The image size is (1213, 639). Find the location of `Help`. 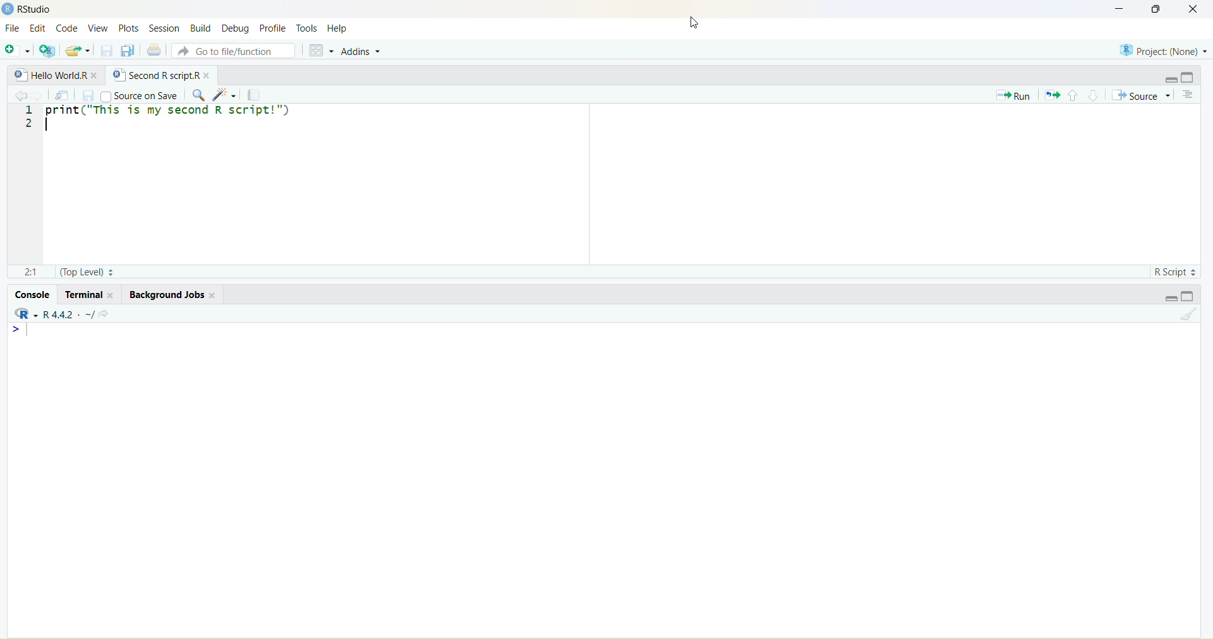

Help is located at coordinates (337, 29).